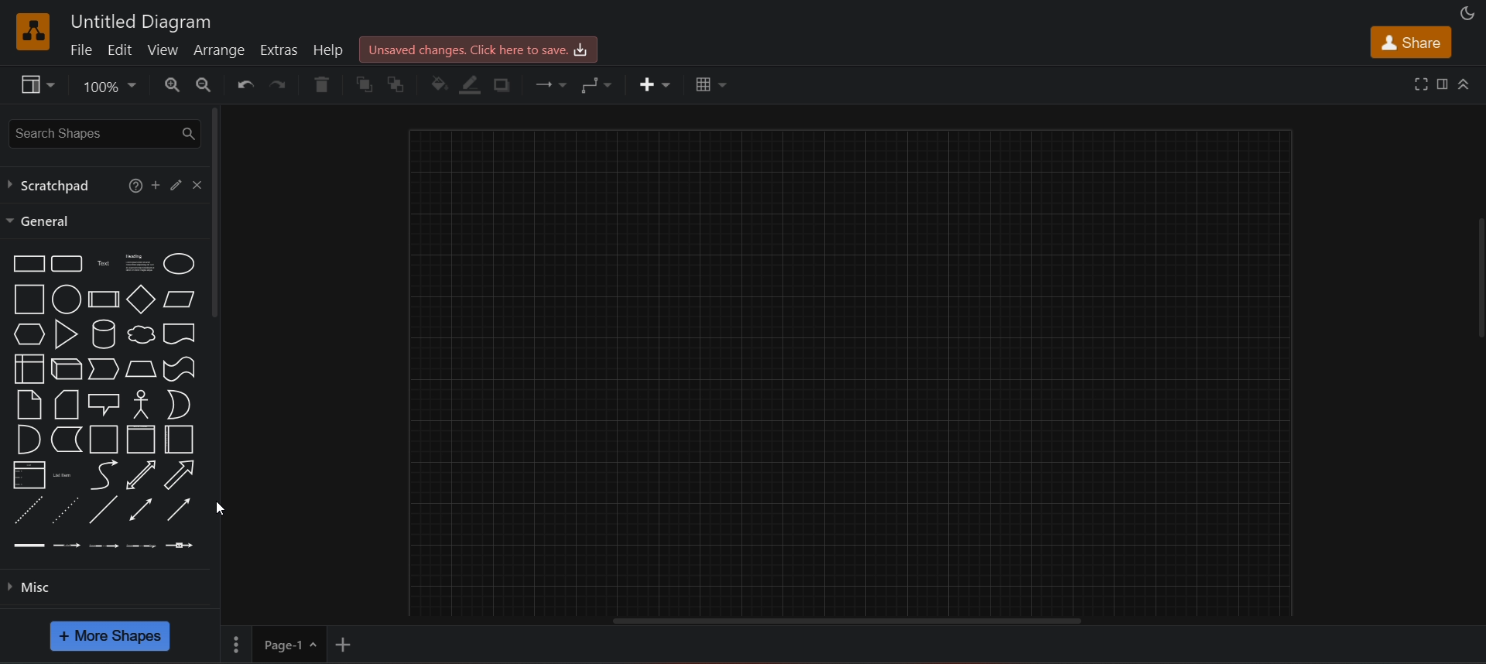  What do you see at coordinates (141, 369) in the screenshot?
I see `trapezoid` at bounding box center [141, 369].